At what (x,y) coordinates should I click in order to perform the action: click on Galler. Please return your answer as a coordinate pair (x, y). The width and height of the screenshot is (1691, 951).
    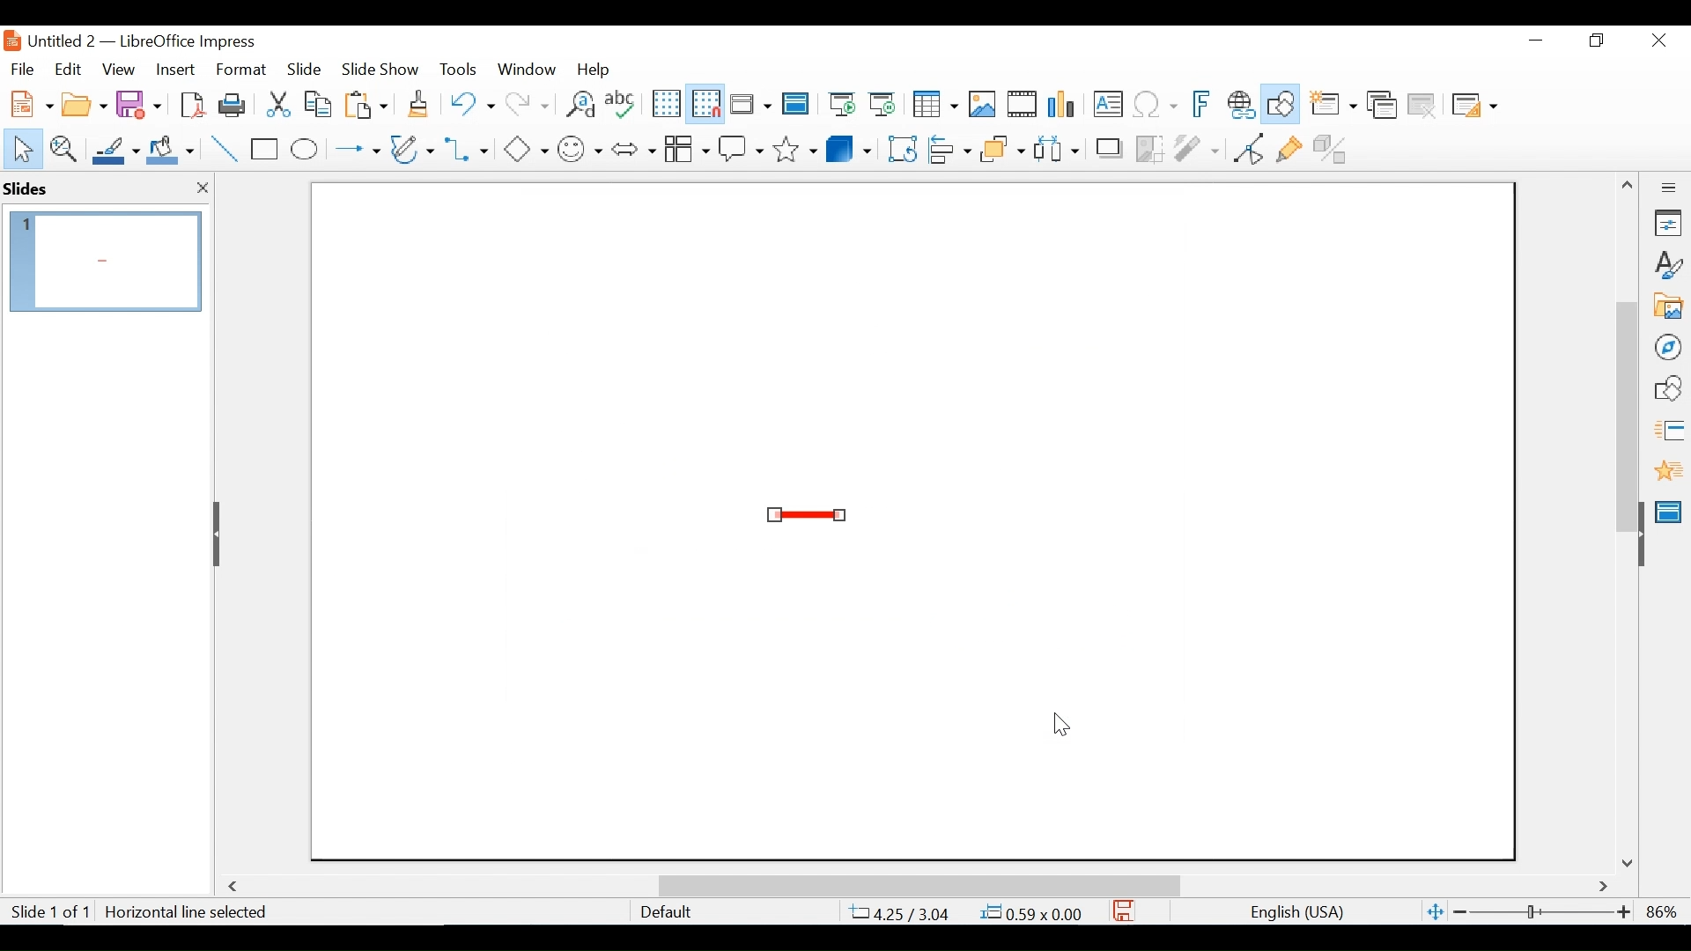
    Looking at the image, I should click on (1667, 307).